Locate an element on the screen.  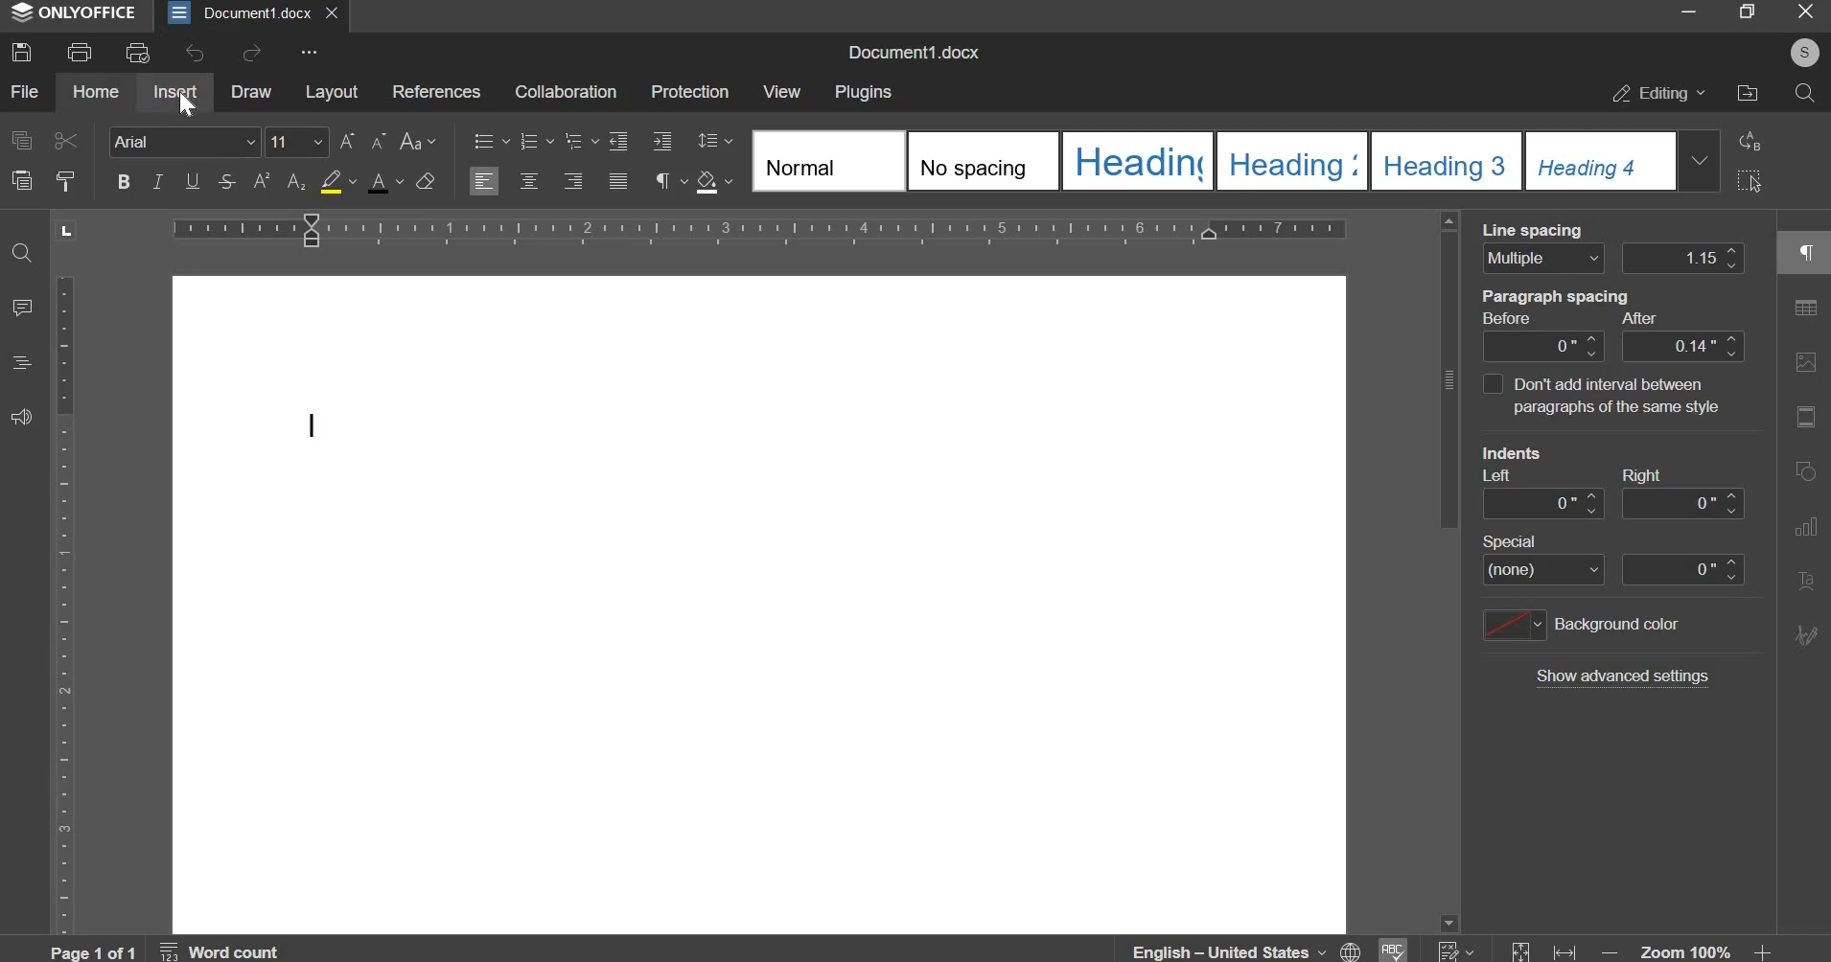
undo is located at coordinates (194, 53).